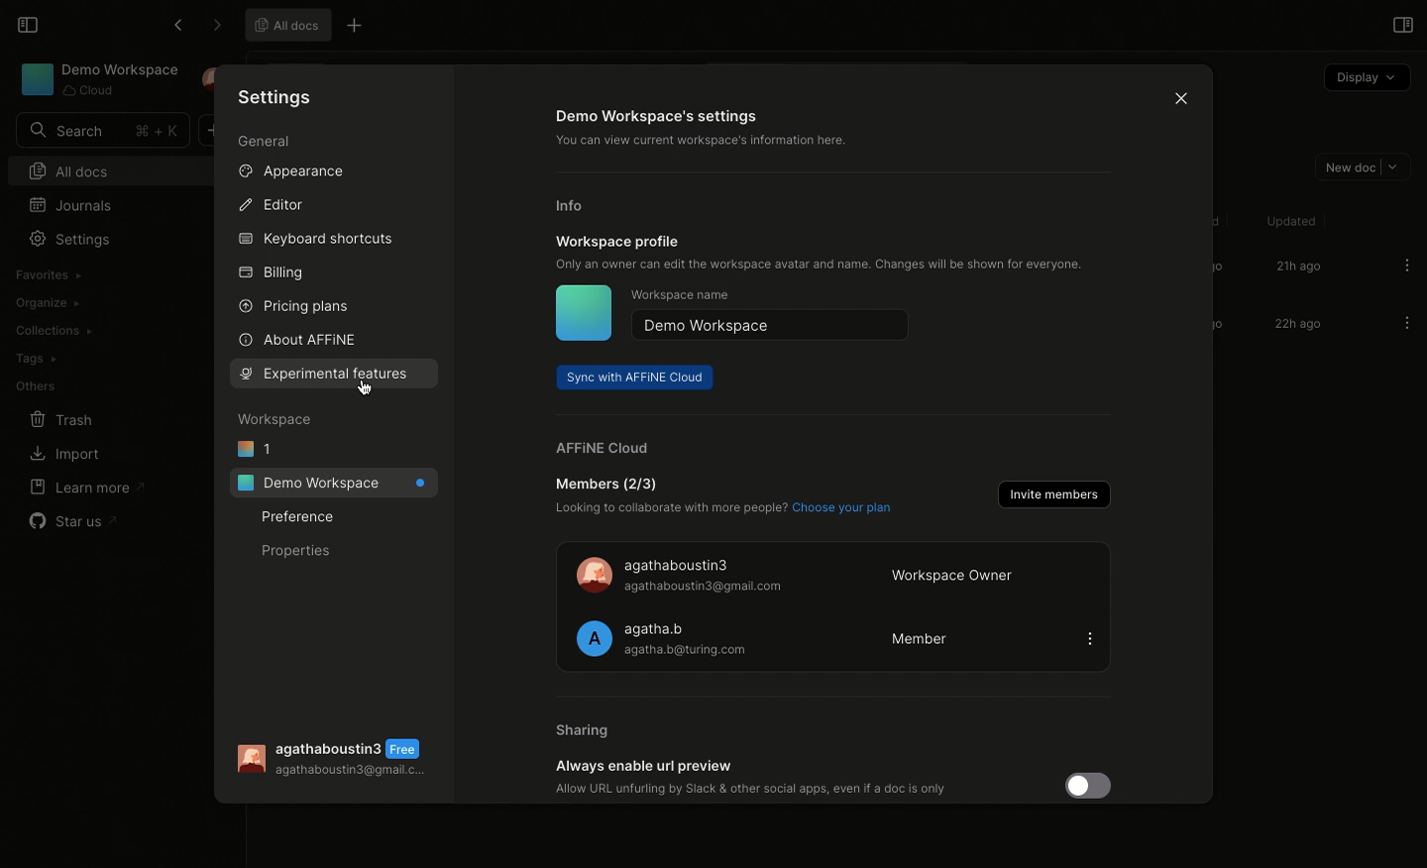 The width and height of the screenshot is (1427, 868). Describe the element at coordinates (288, 170) in the screenshot. I see `Appearance` at that location.